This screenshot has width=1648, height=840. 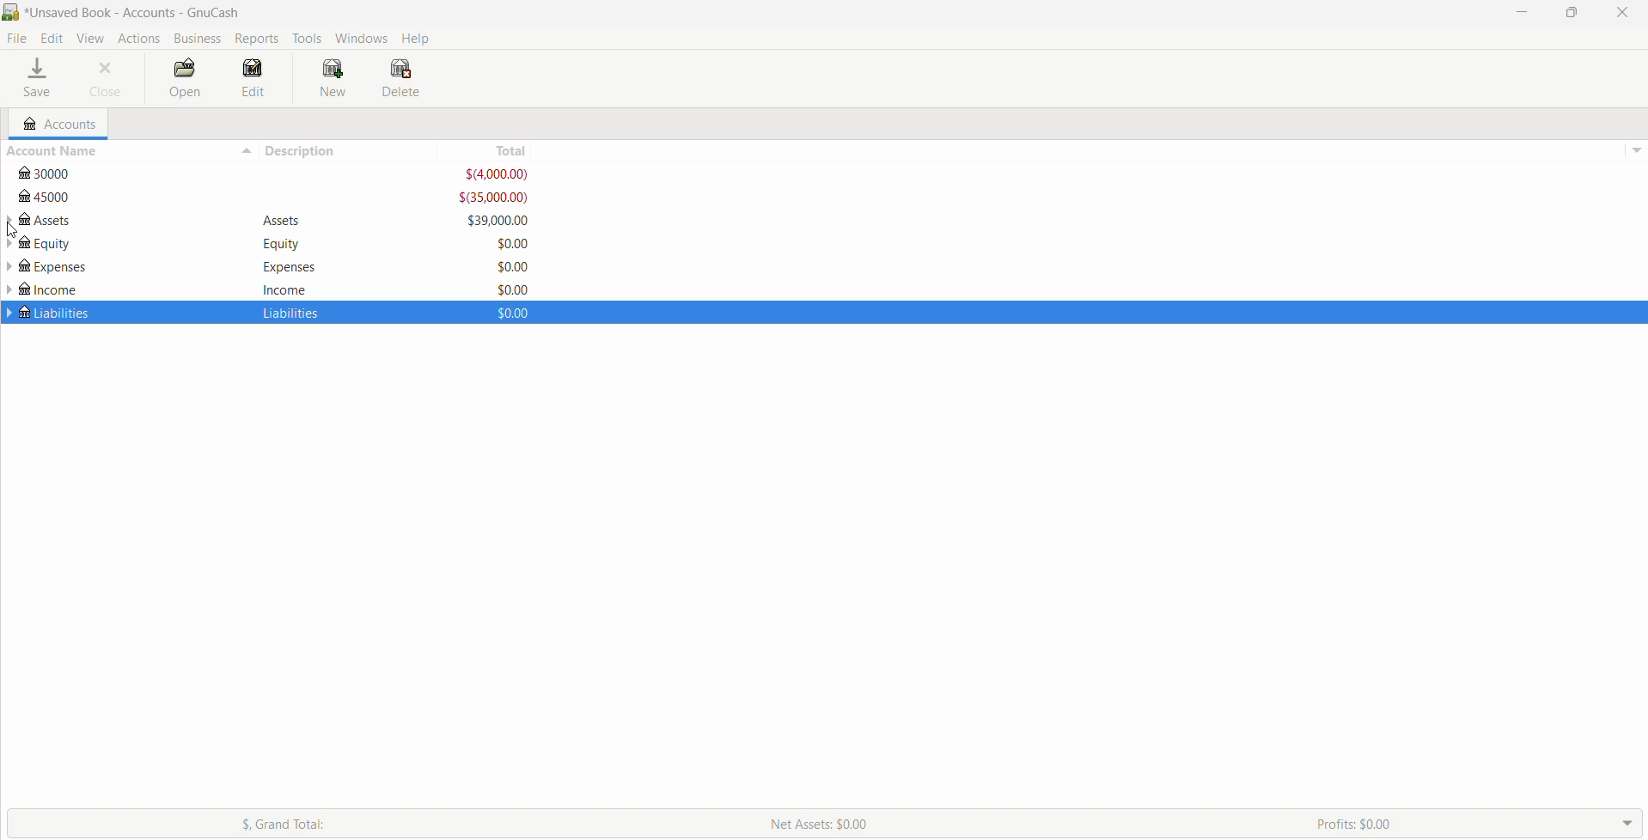 I want to click on Total, so click(x=1032, y=149).